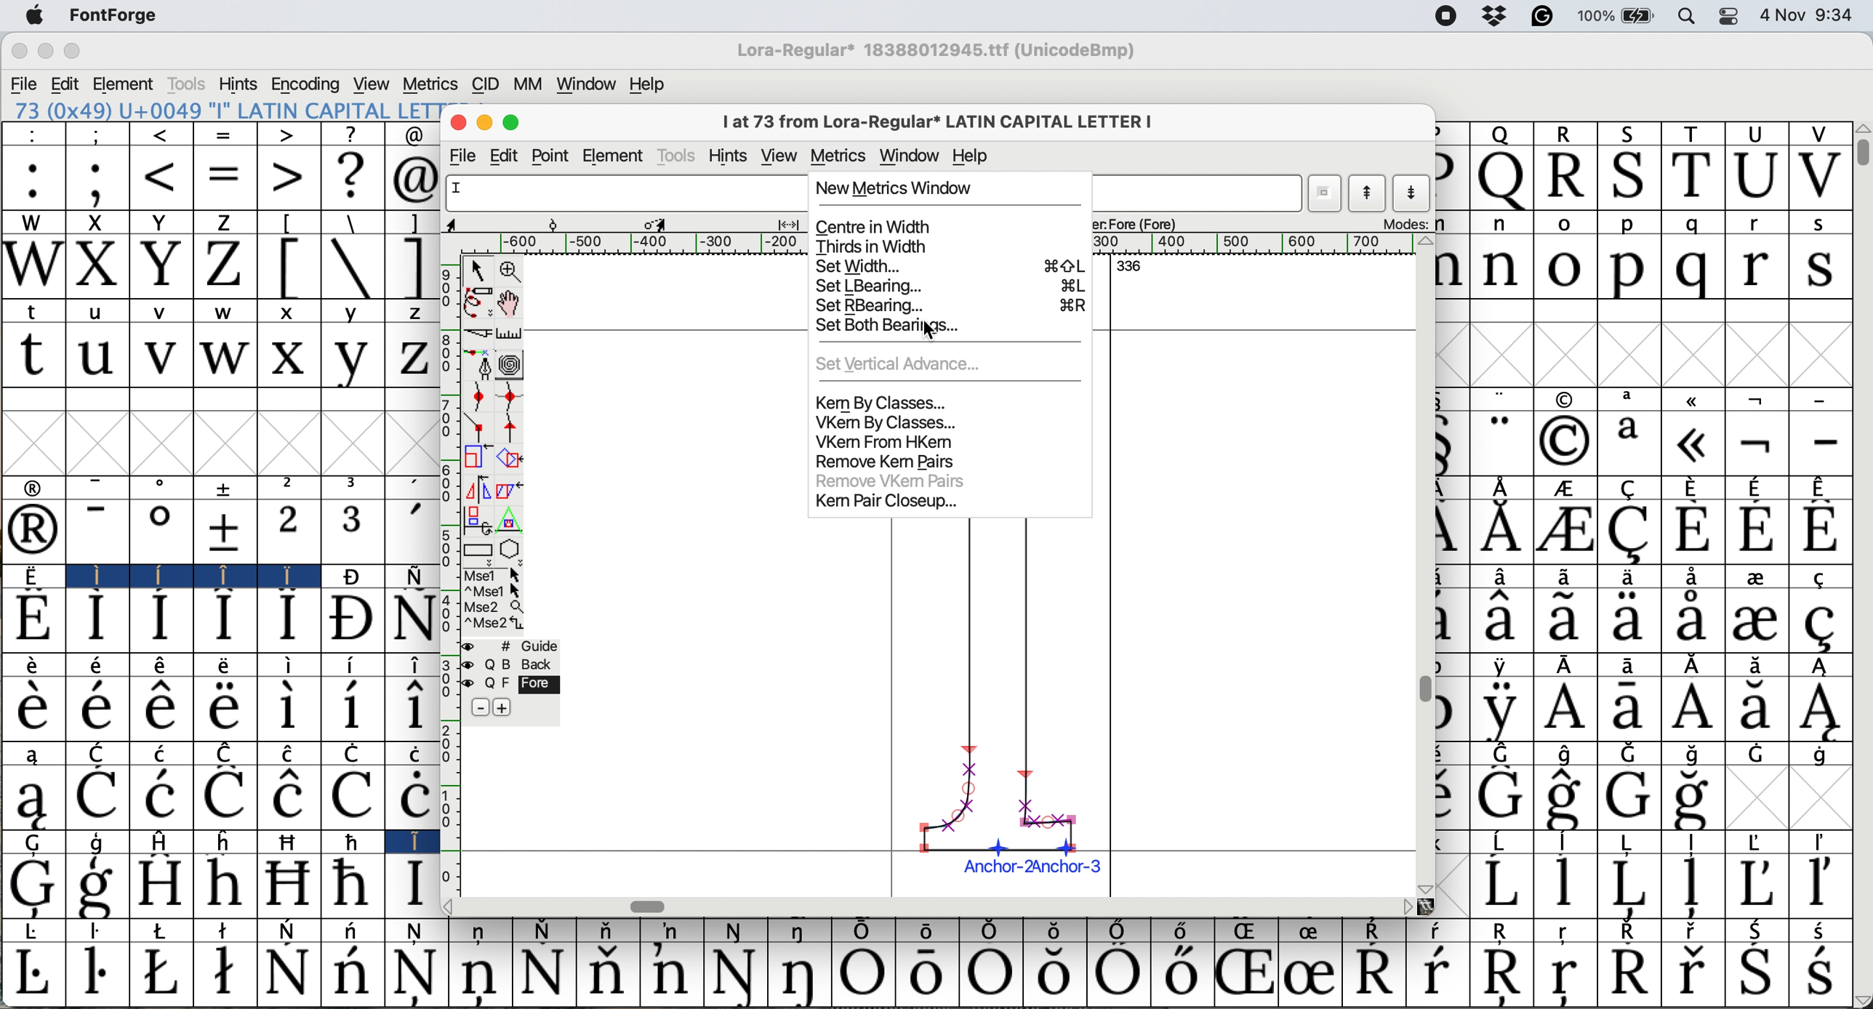 This screenshot has height=1009, width=1873. What do you see at coordinates (449, 576) in the screenshot?
I see `vertical scale` at bounding box center [449, 576].